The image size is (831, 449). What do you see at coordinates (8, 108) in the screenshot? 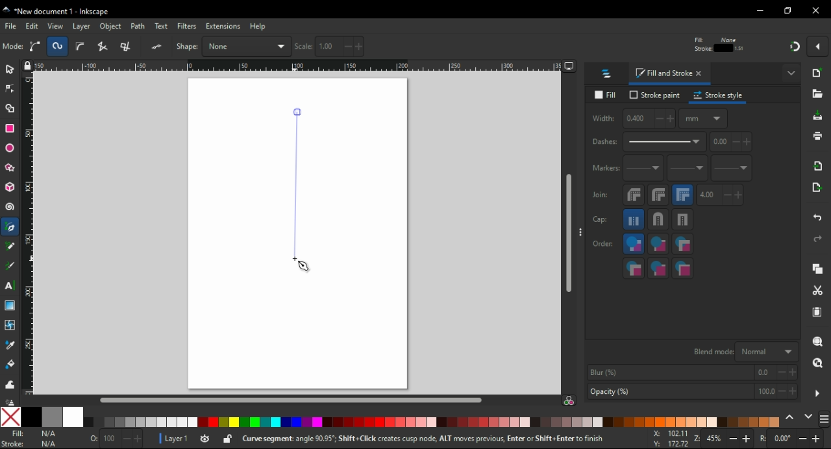
I see `shape builder tool` at bounding box center [8, 108].